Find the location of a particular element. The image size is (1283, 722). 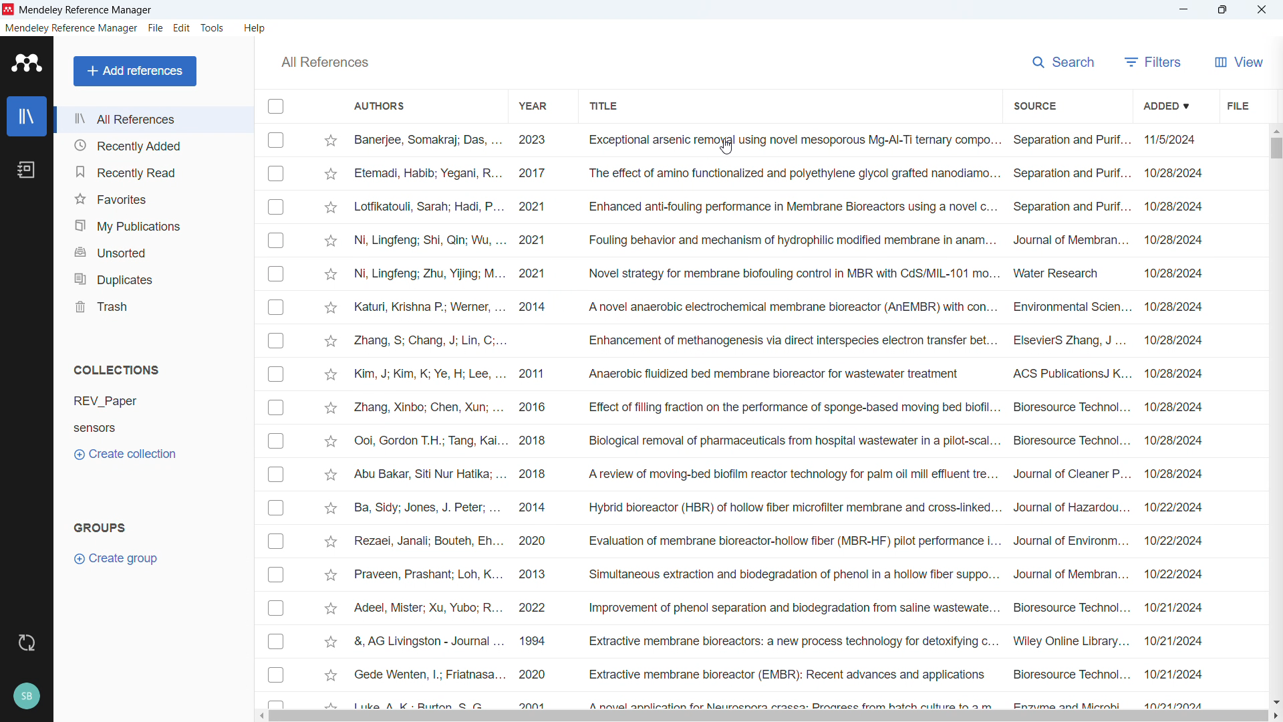

click to select individual entry is located at coordinates (278, 610).